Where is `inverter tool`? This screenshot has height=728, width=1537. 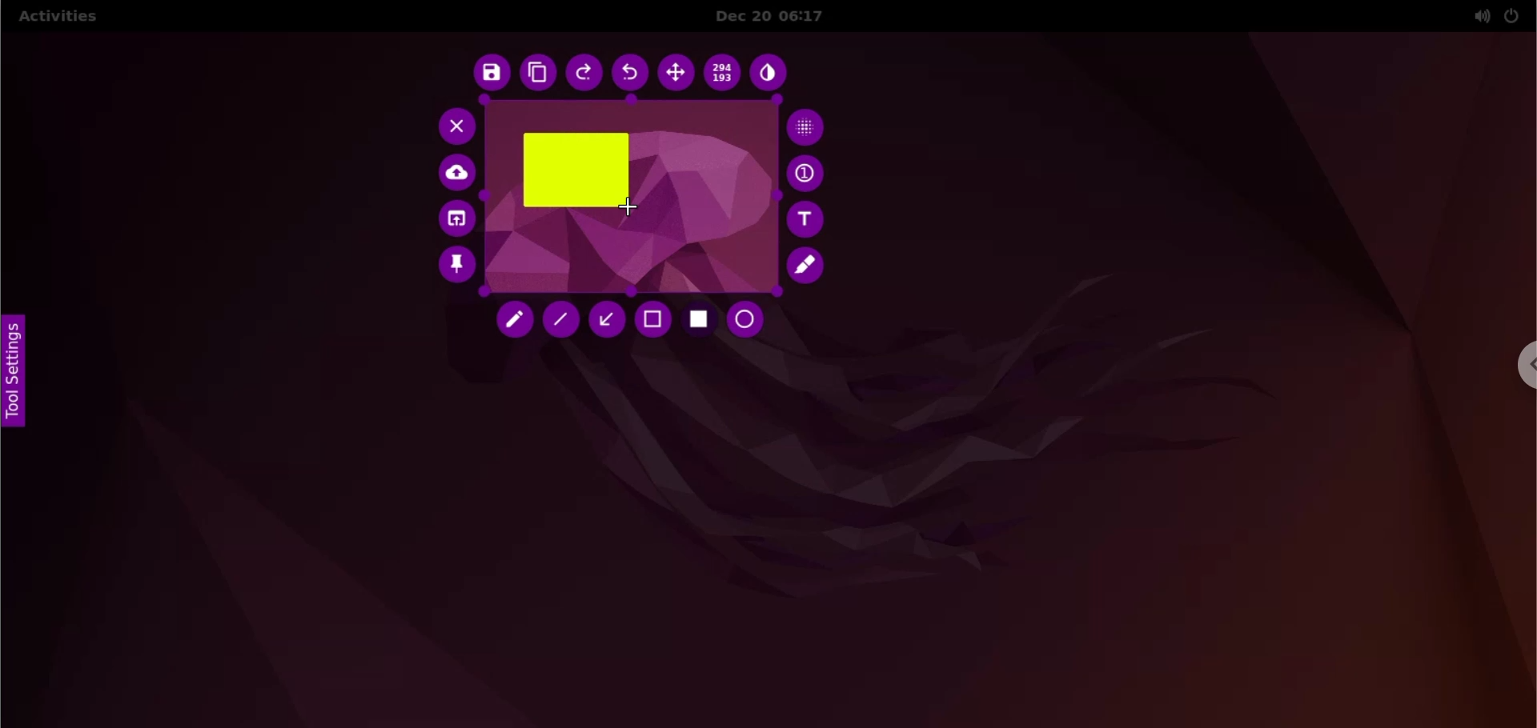 inverter tool is located at coordinates (770, 75).